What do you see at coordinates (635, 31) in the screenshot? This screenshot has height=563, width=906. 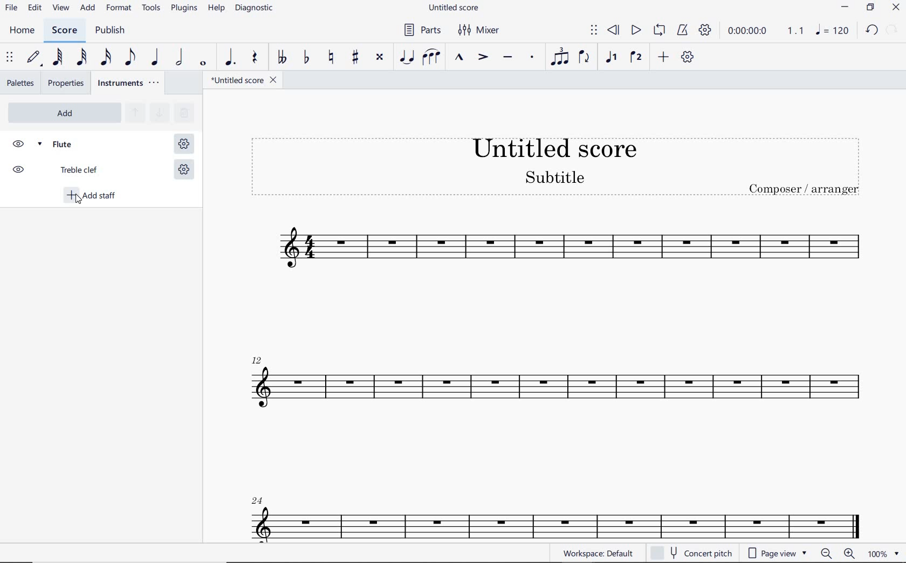 I see `PLAY` at bounding box center [635, 31].